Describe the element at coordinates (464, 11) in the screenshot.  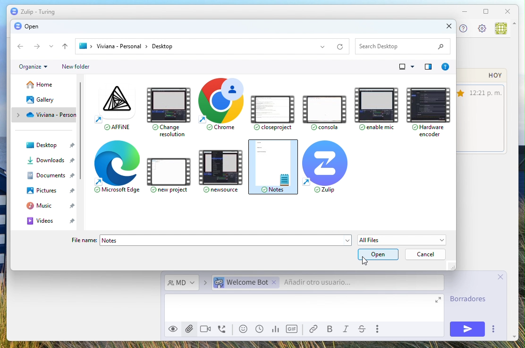
I see `Minimize` at that location.